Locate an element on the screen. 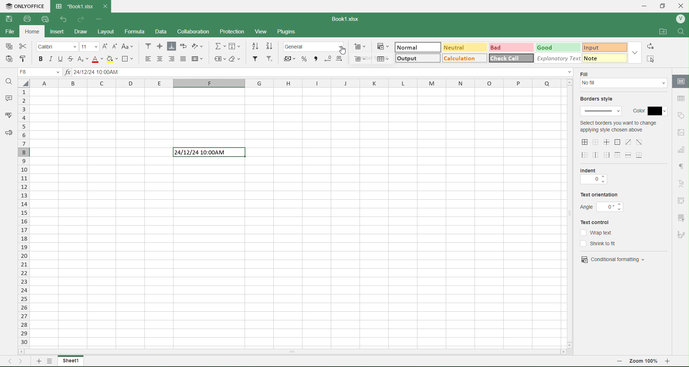 This screenshot has width=689, height=367. Cut is located at coordinates (24, 47).